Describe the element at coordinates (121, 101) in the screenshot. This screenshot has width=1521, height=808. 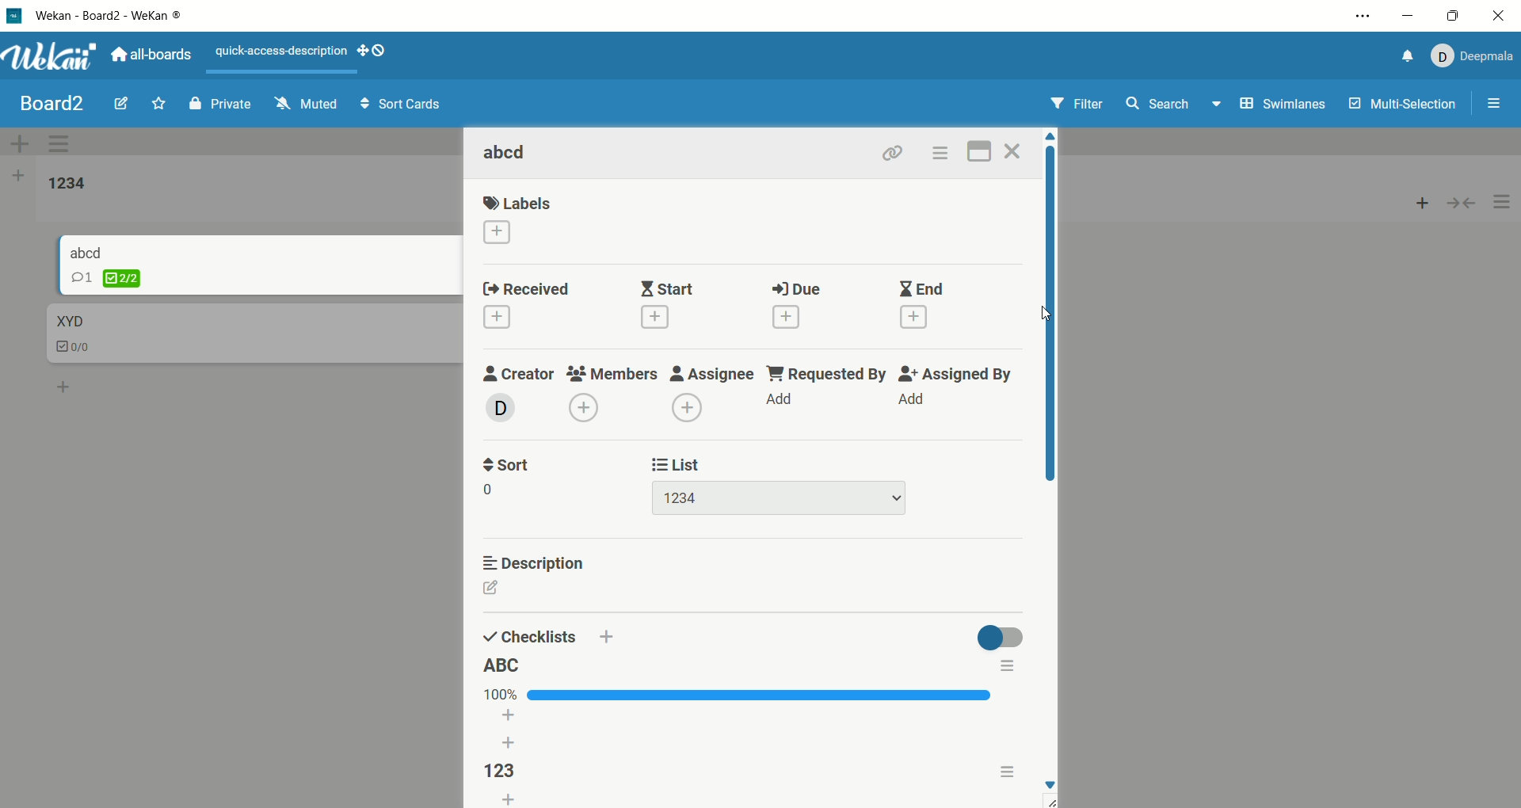
I see `edit` at that location.